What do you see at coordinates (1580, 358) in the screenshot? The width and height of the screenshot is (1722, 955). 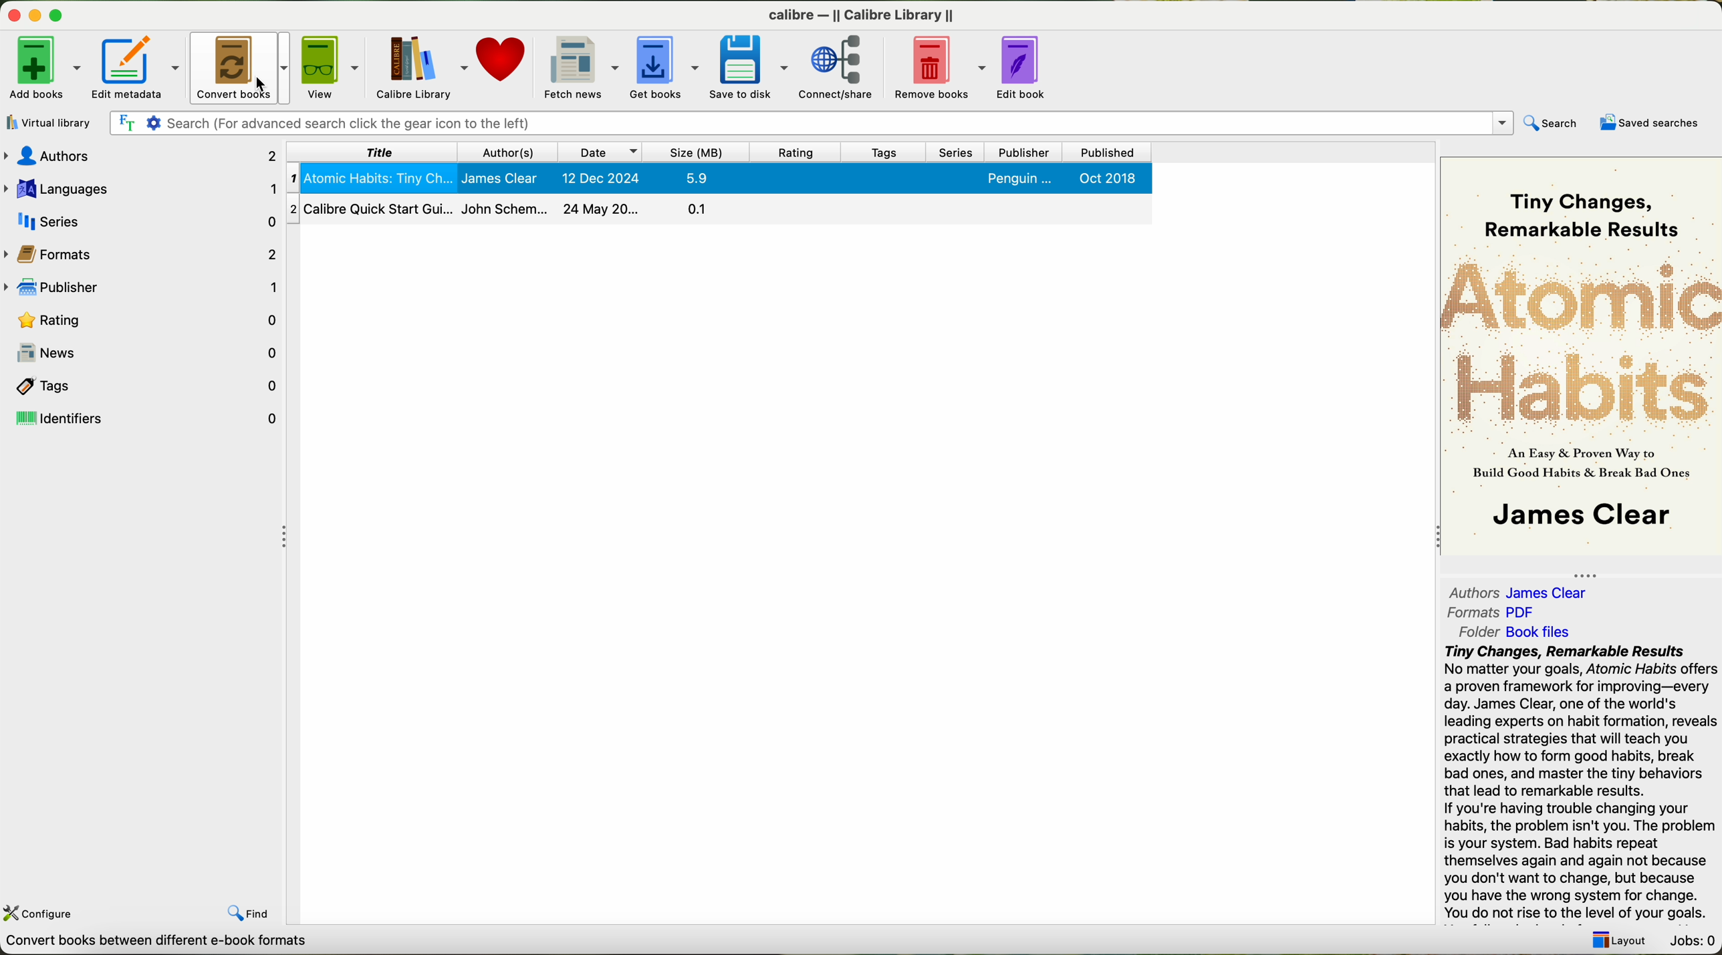 I see `book cover preview` at bounding box center [1580, 358].